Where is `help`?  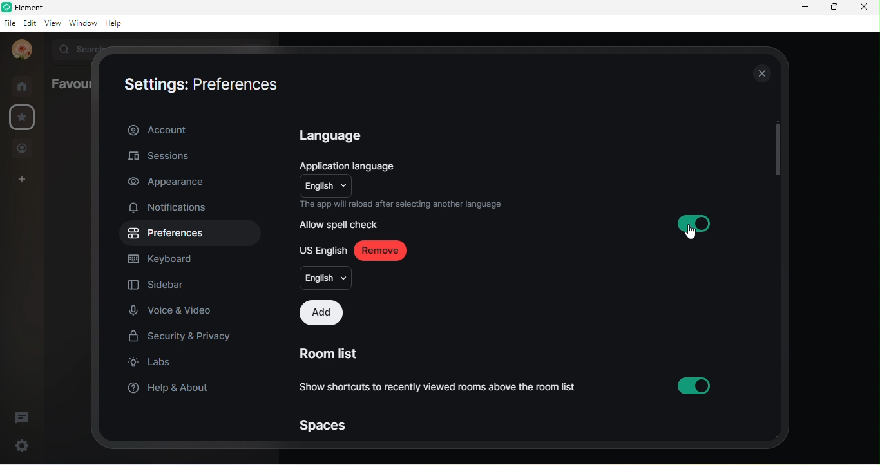 help is located at coordinates (115, 24).